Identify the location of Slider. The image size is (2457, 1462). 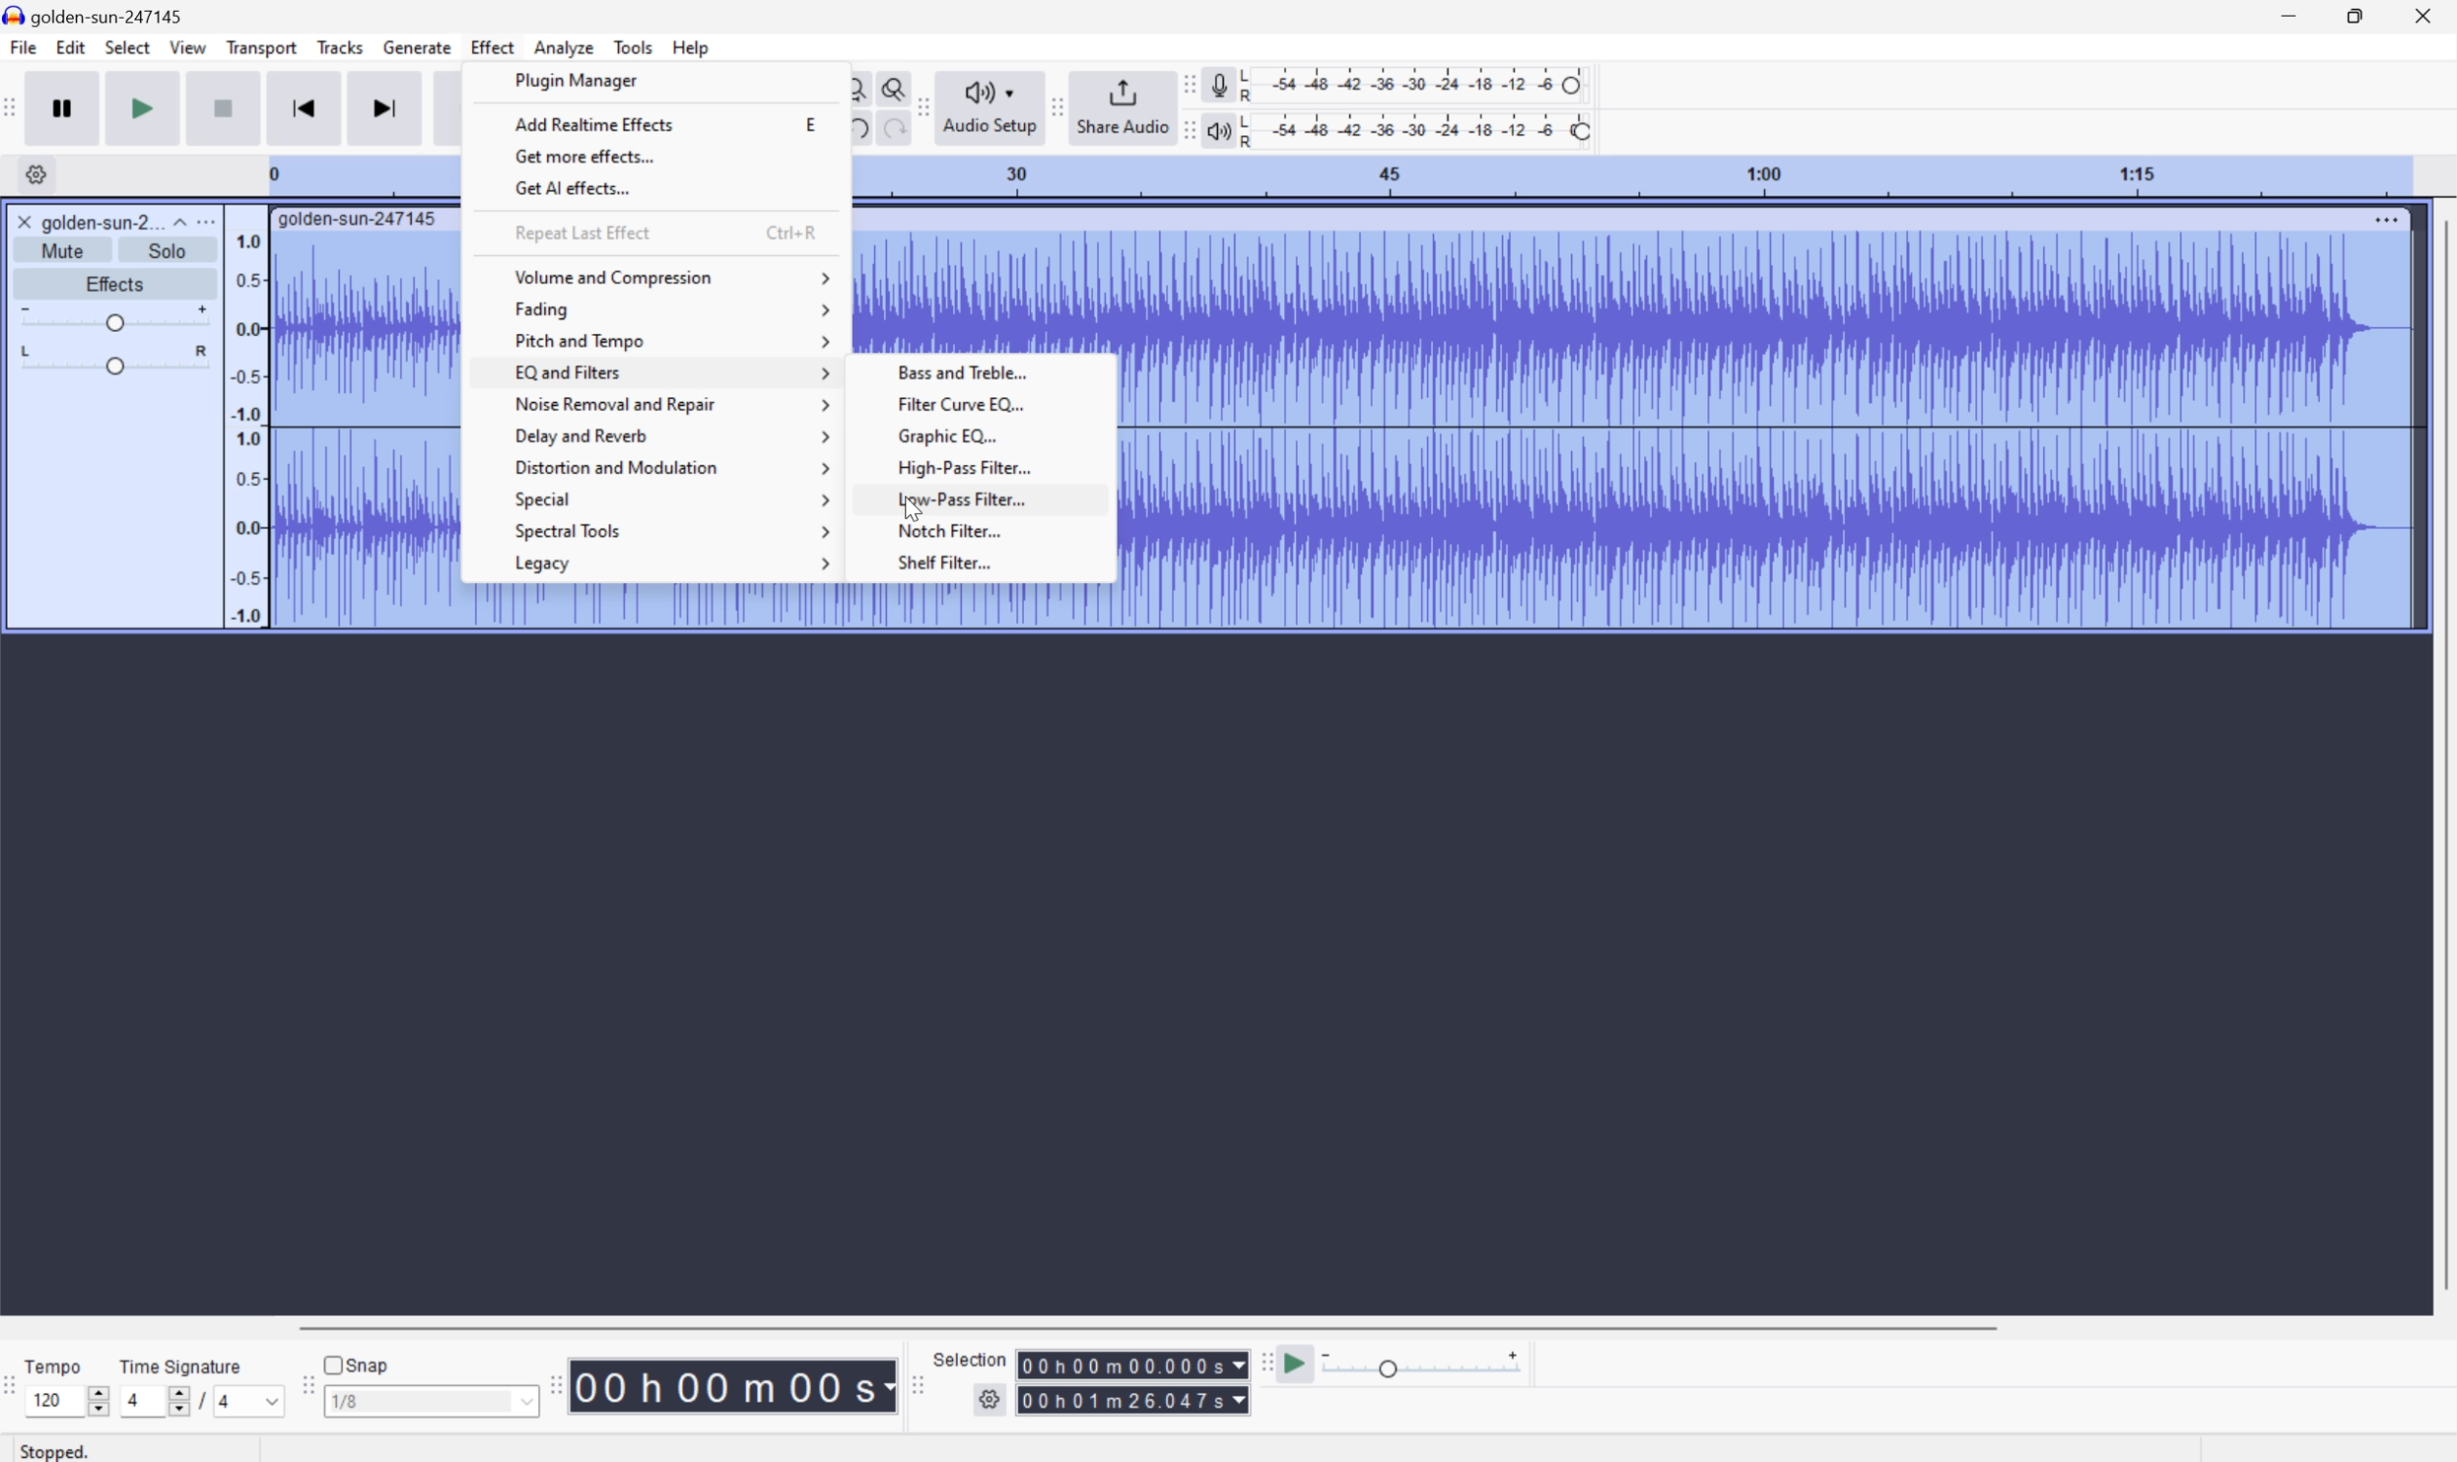
(113, 315).